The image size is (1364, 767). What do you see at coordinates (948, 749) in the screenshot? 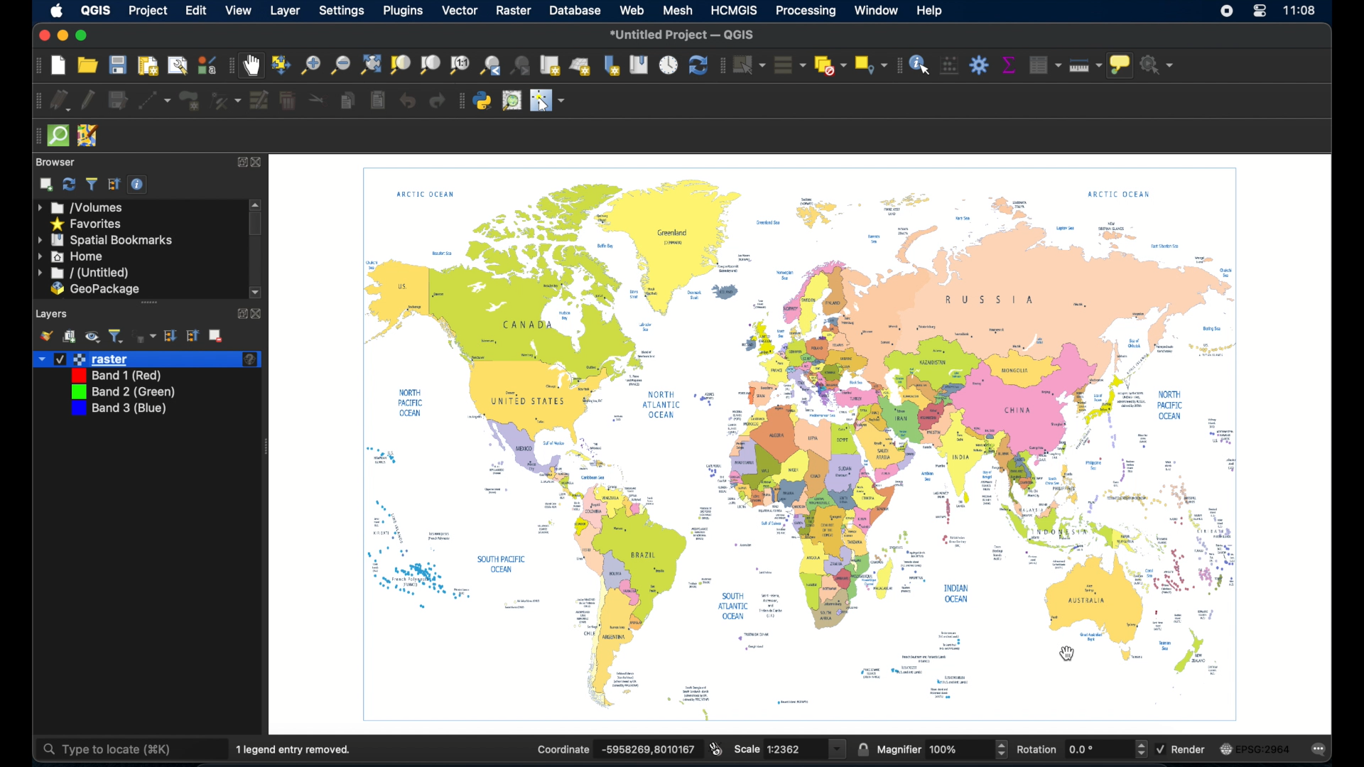
I see `` at bounding box center [948, 749].